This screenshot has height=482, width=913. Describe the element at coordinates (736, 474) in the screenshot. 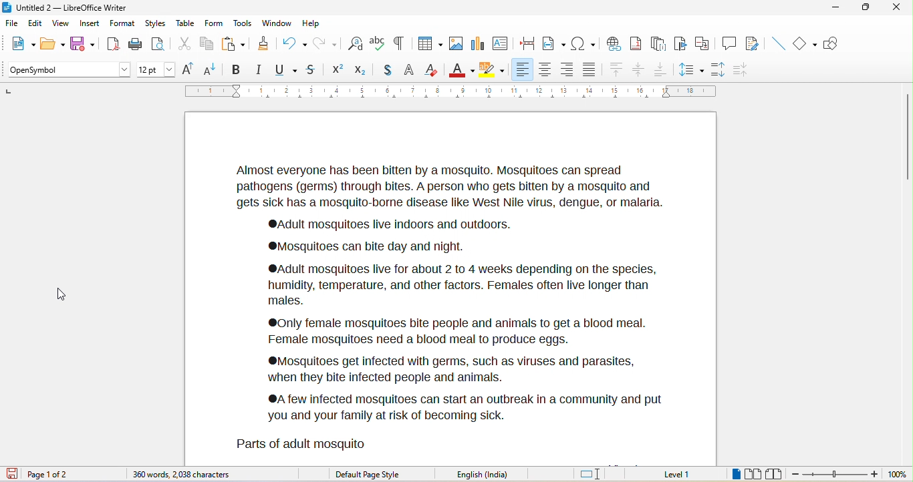

I see `single page view` at that location.